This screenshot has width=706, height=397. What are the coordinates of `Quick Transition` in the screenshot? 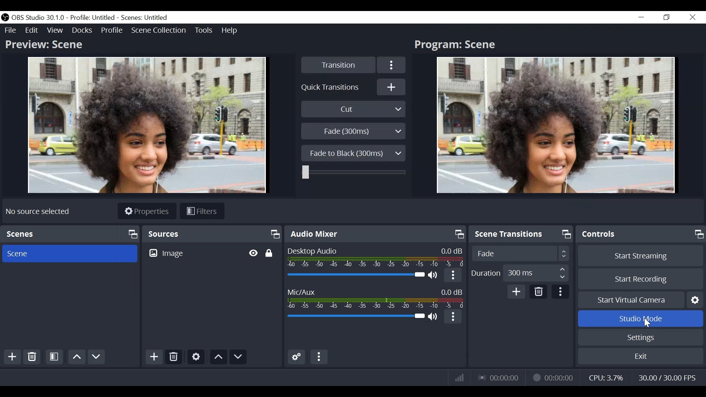 It's located at (335, 88).